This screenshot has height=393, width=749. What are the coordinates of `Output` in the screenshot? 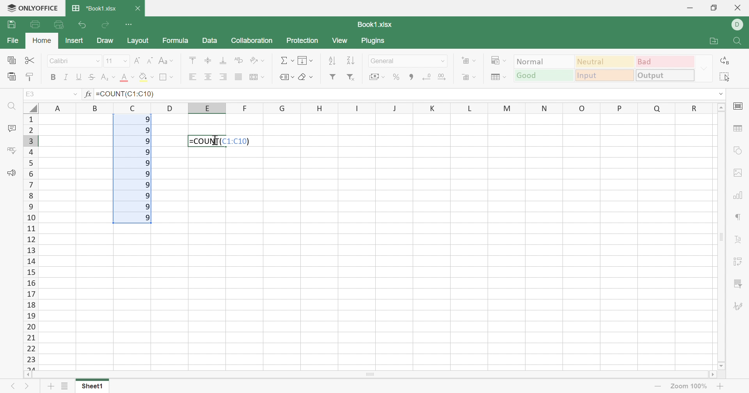 It's located at (545, 61).